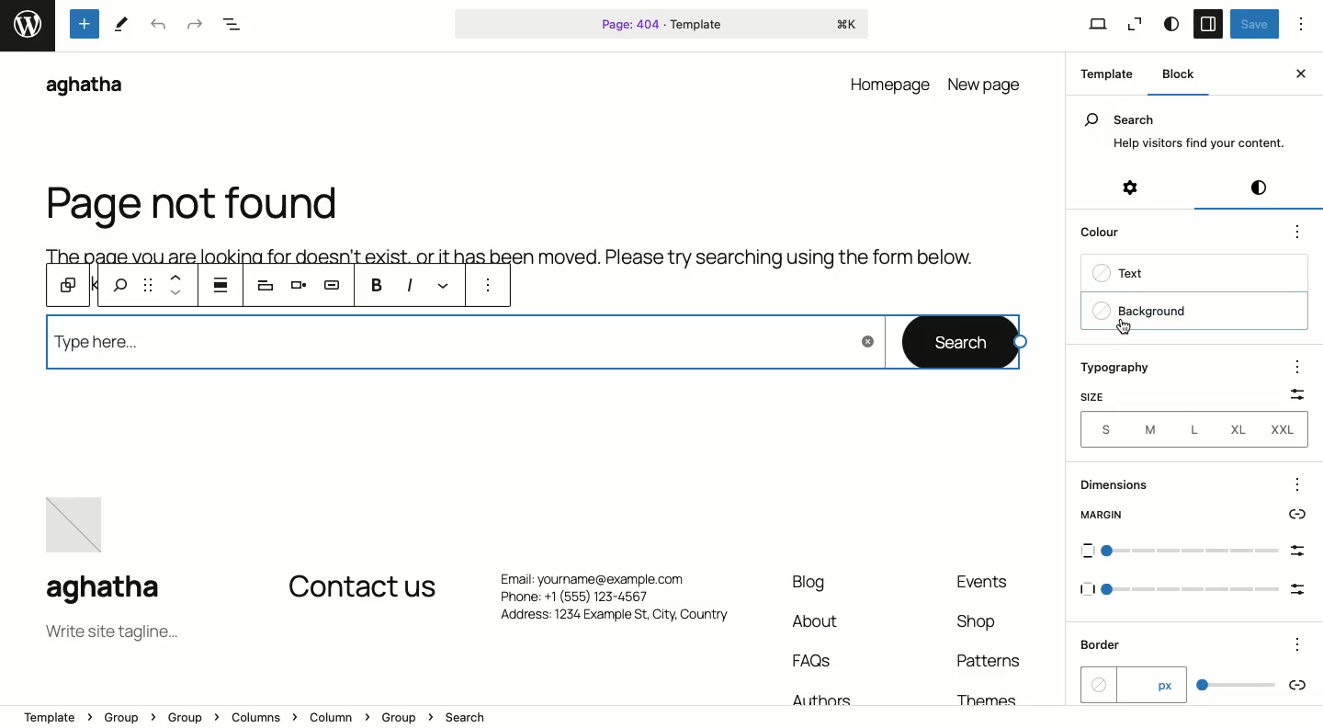 The width and height of the screenshot is (1323, 728). Describe the element at coordinates (1209, 24) in the screenshot. I see `Sidebar` at that location.